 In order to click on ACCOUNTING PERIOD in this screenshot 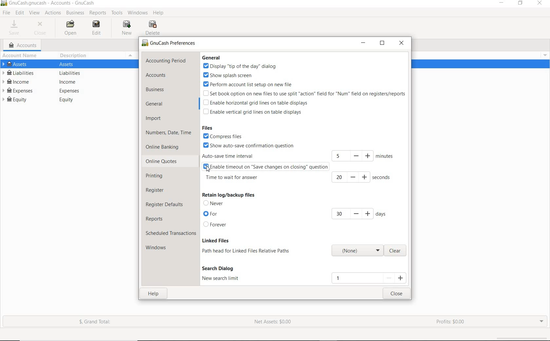, I will do `click(167, 61)`.